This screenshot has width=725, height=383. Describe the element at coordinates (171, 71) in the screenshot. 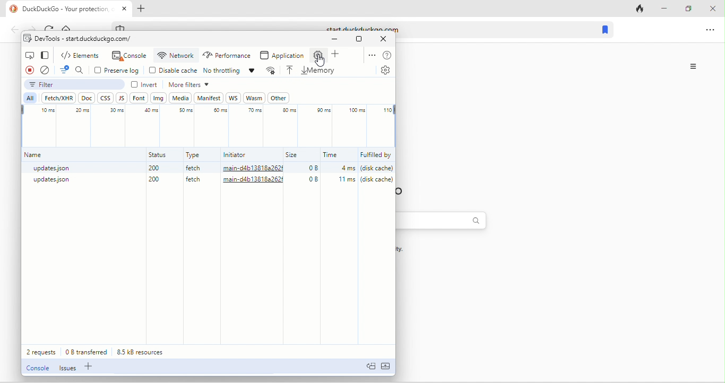

I see `disable cache` at that location.